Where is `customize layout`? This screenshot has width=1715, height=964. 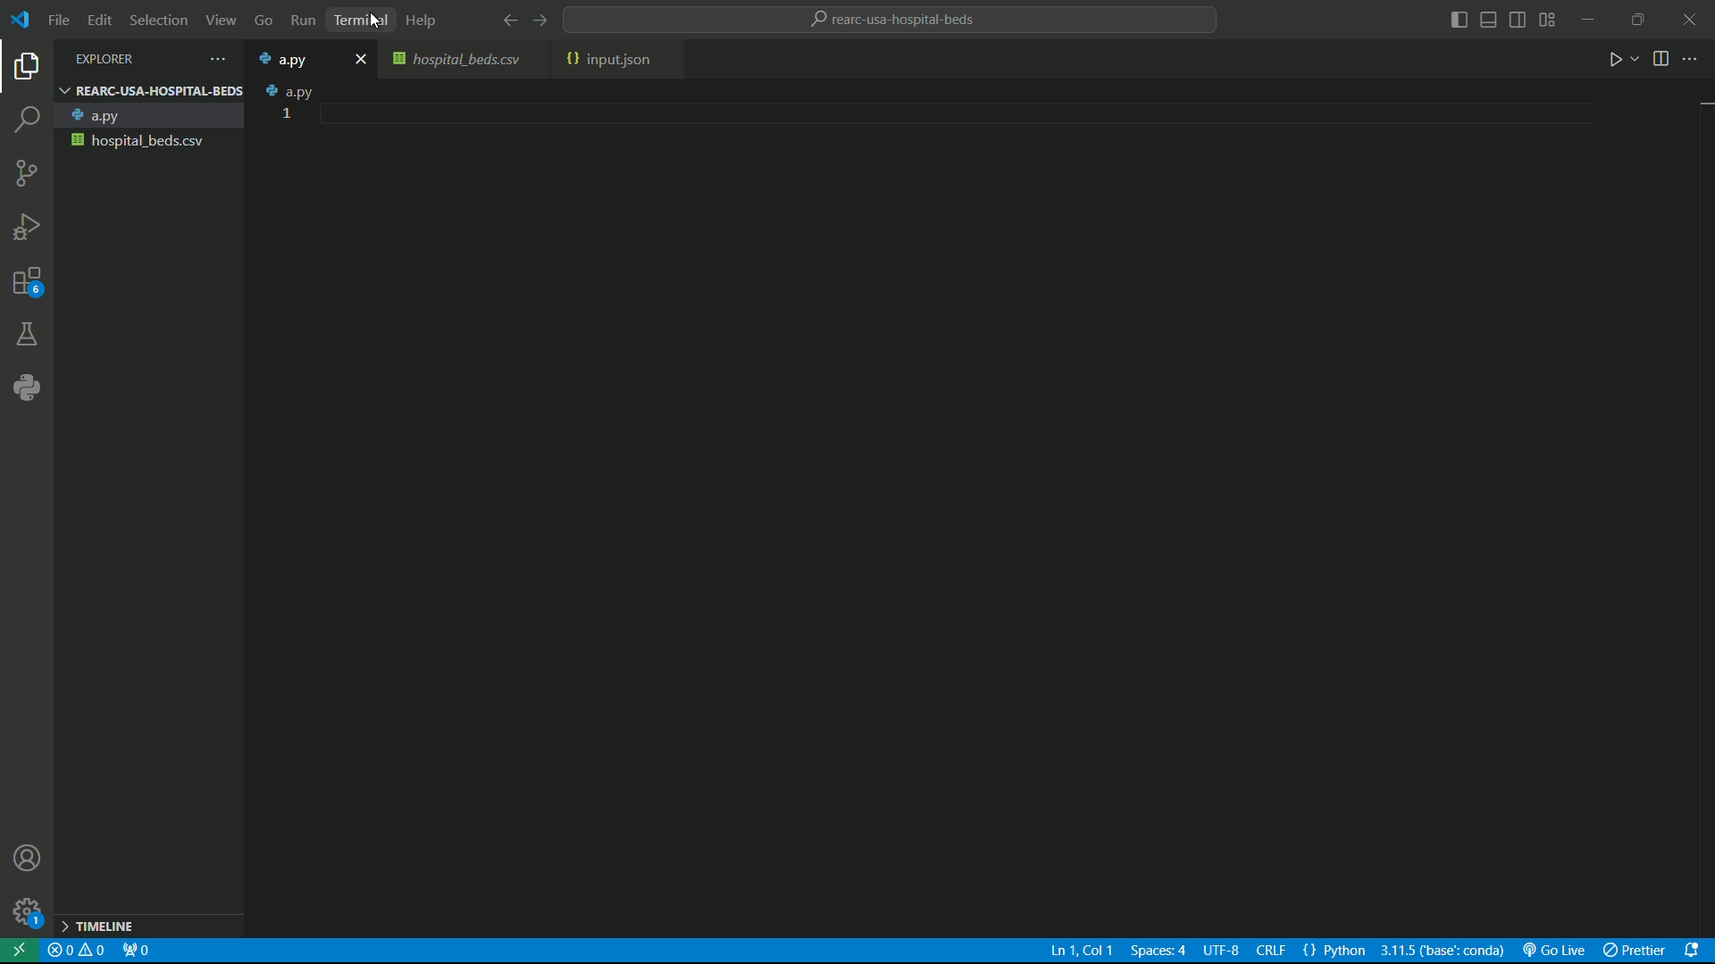 customize layout is located at coordinates (1550, 20).